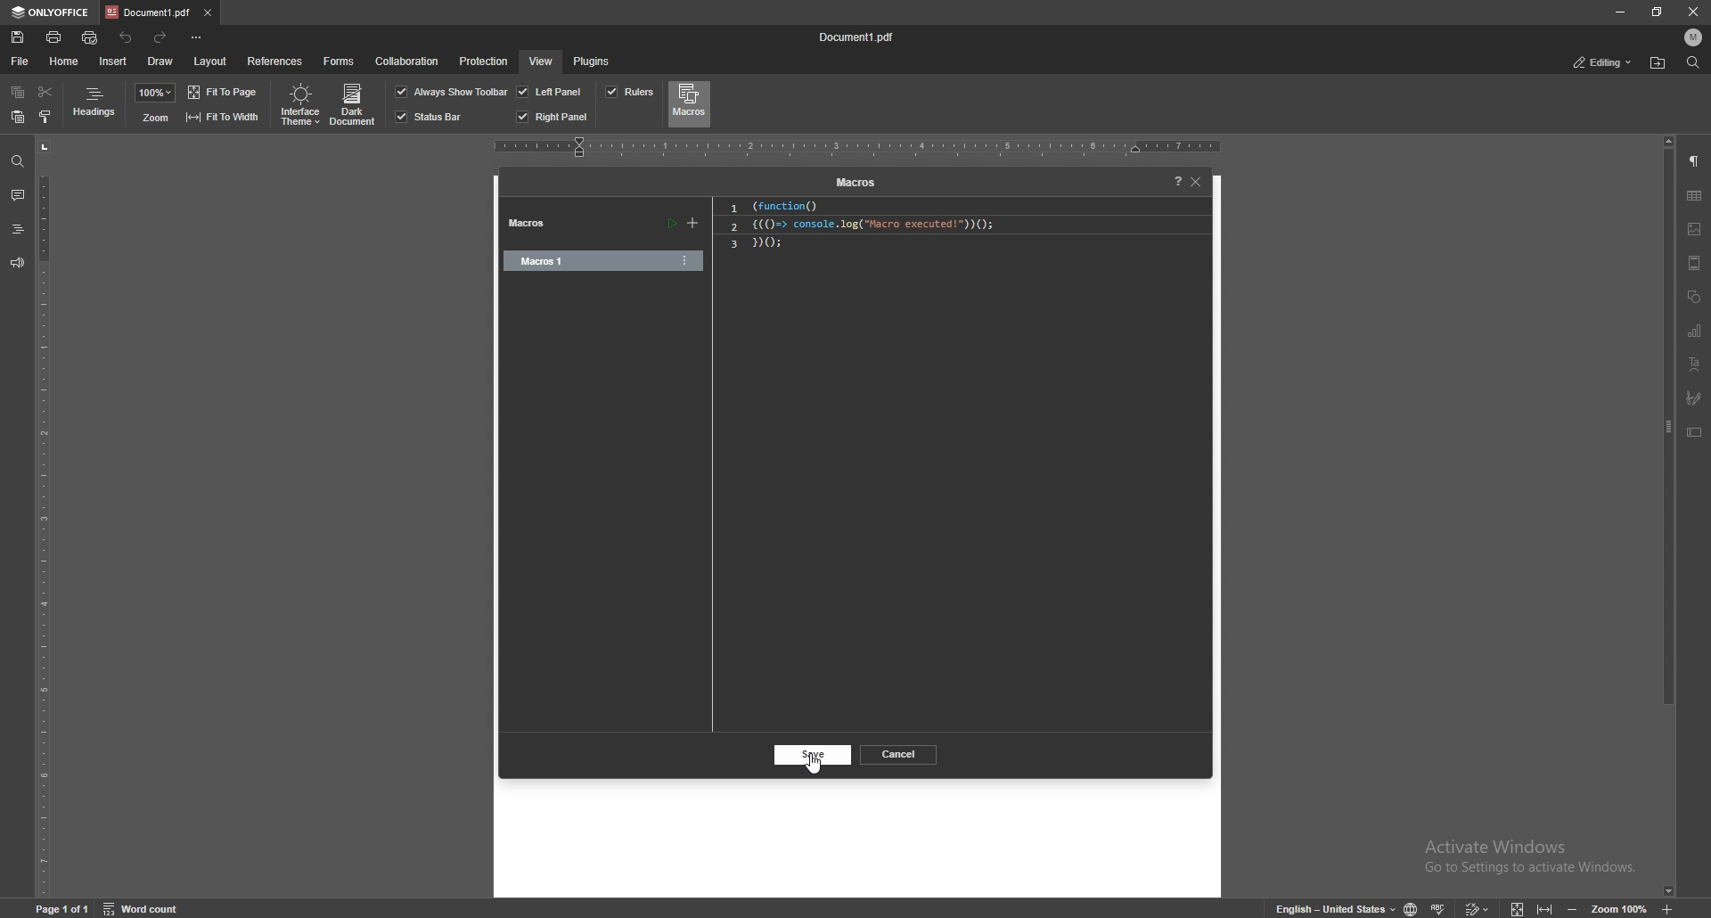 The image size is (1711, 918). Describe the element at coordinates (452, 91) in the screenshot. I see `always show toolbar` at that location.